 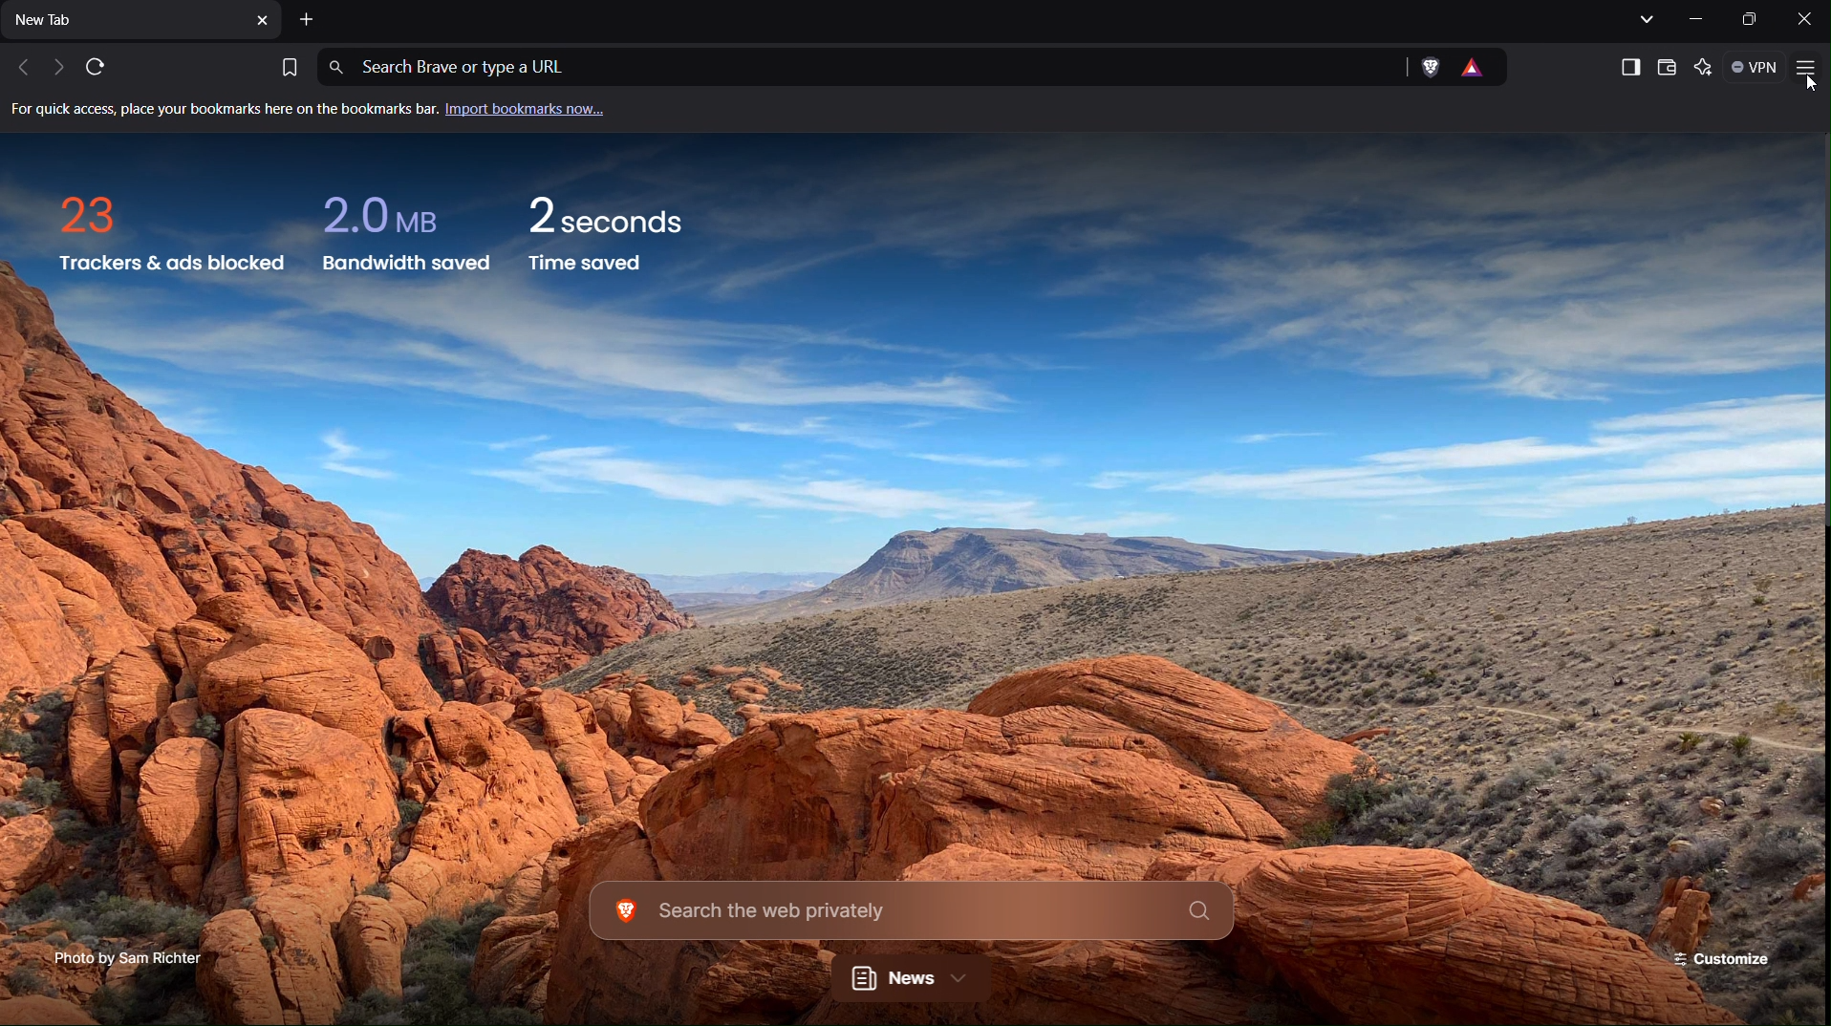 I want to click on Bookmark, so click(x=286, y=70).